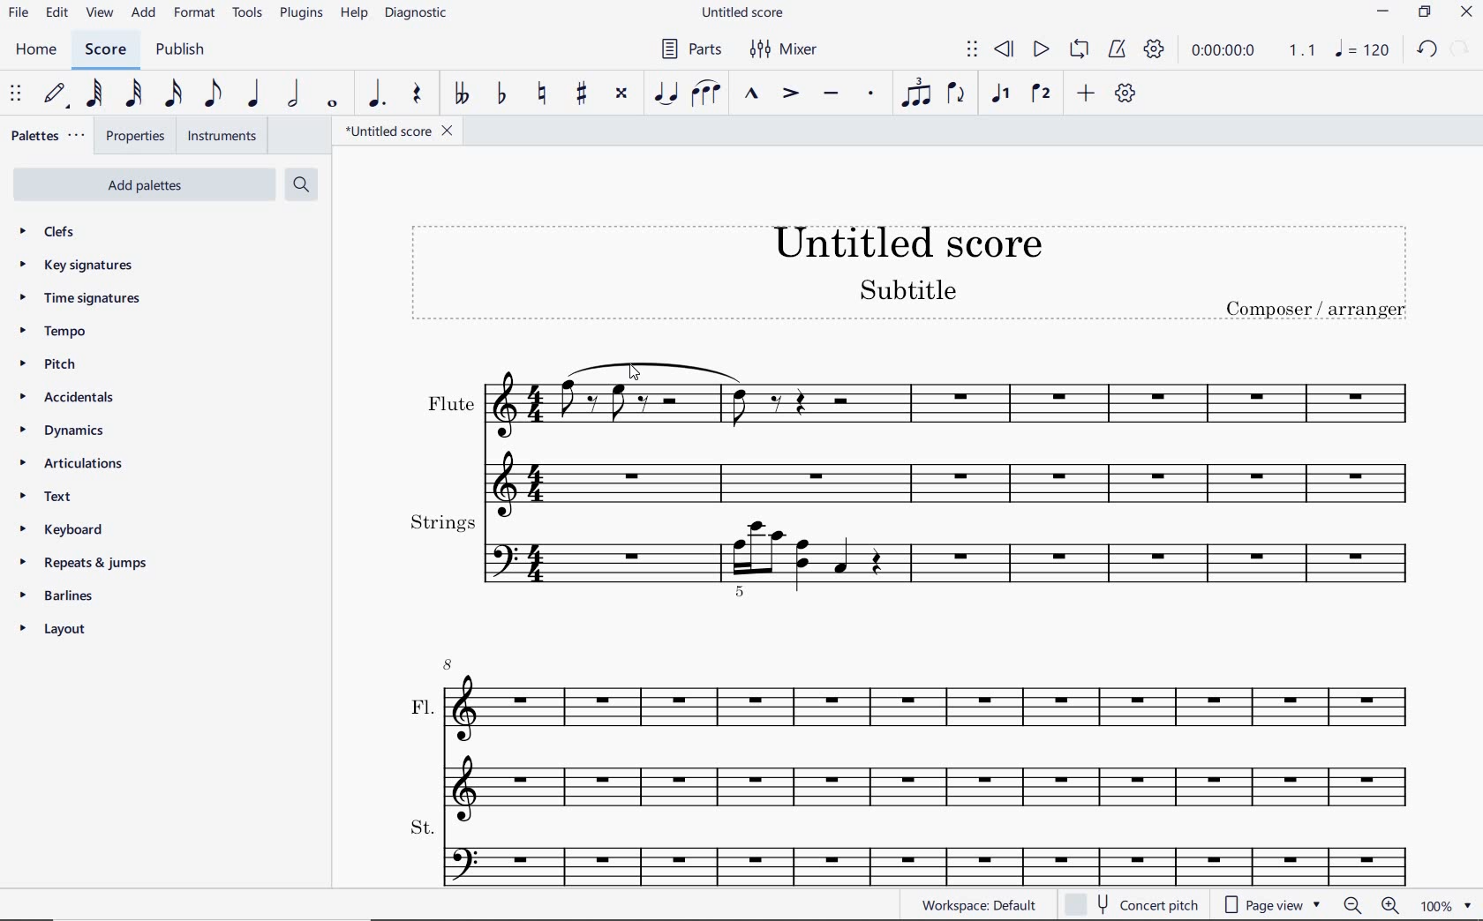 This screenshot has width=1483, height=921. Describe the element at coordinates (258, 94) in the screenshot. I see `QUARTER NOTE` at that location.